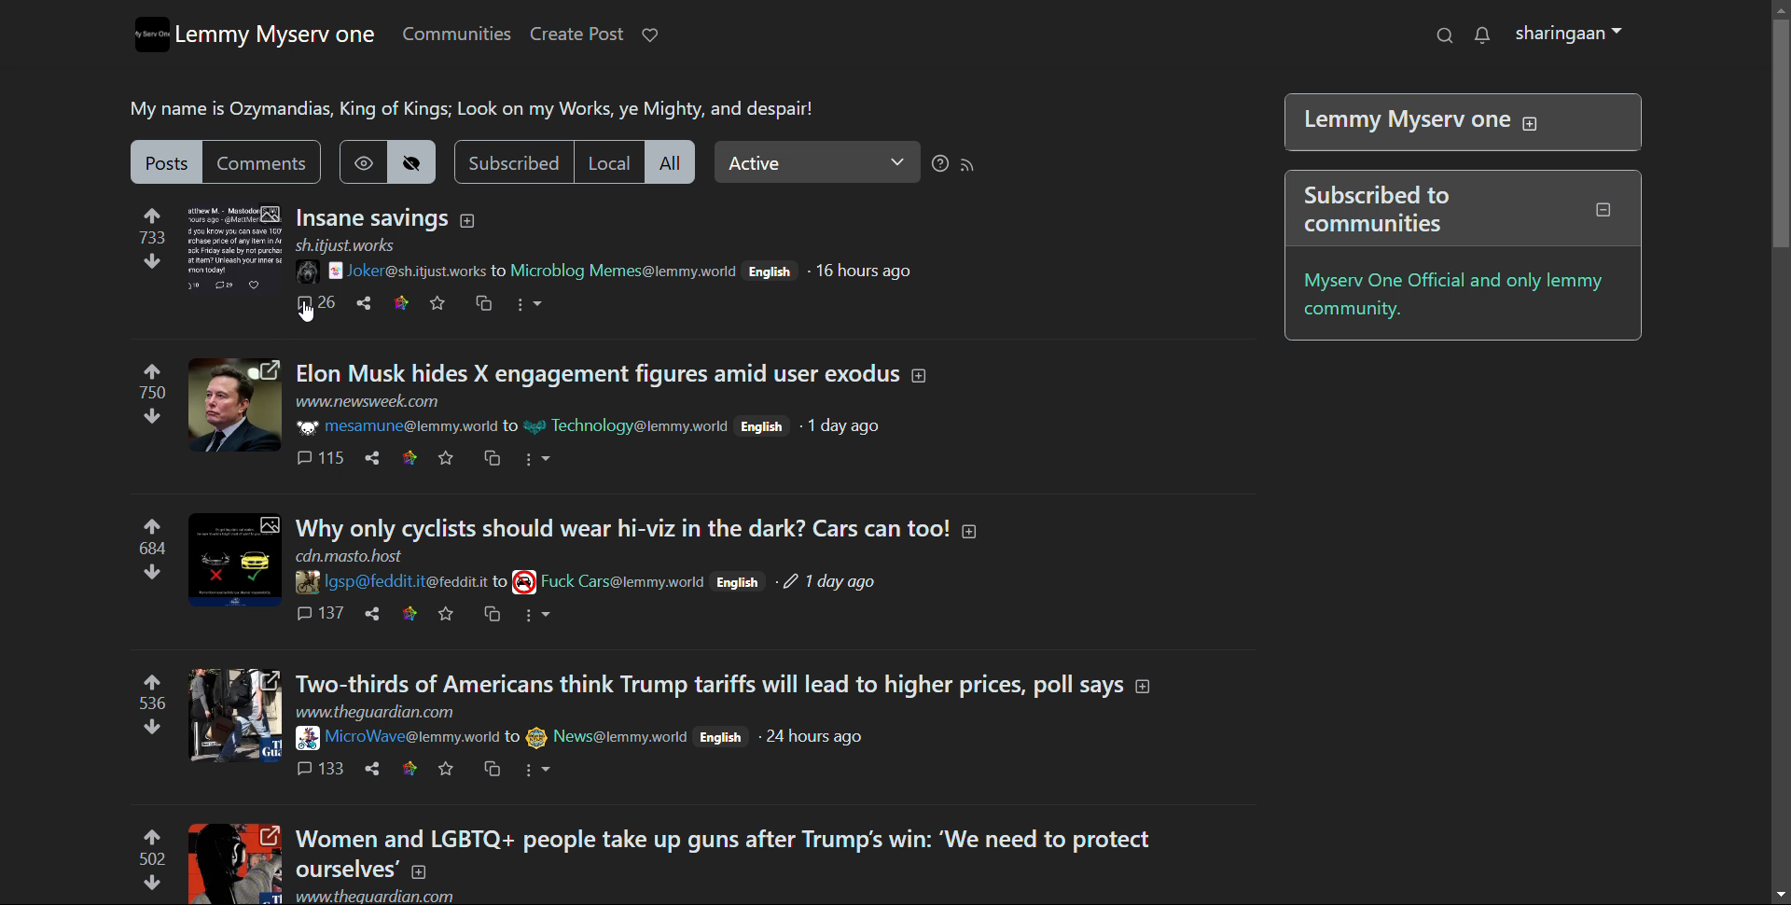 The height and width of the screenshot is (905, 1791). I want to click on 502, so click(151, 859).